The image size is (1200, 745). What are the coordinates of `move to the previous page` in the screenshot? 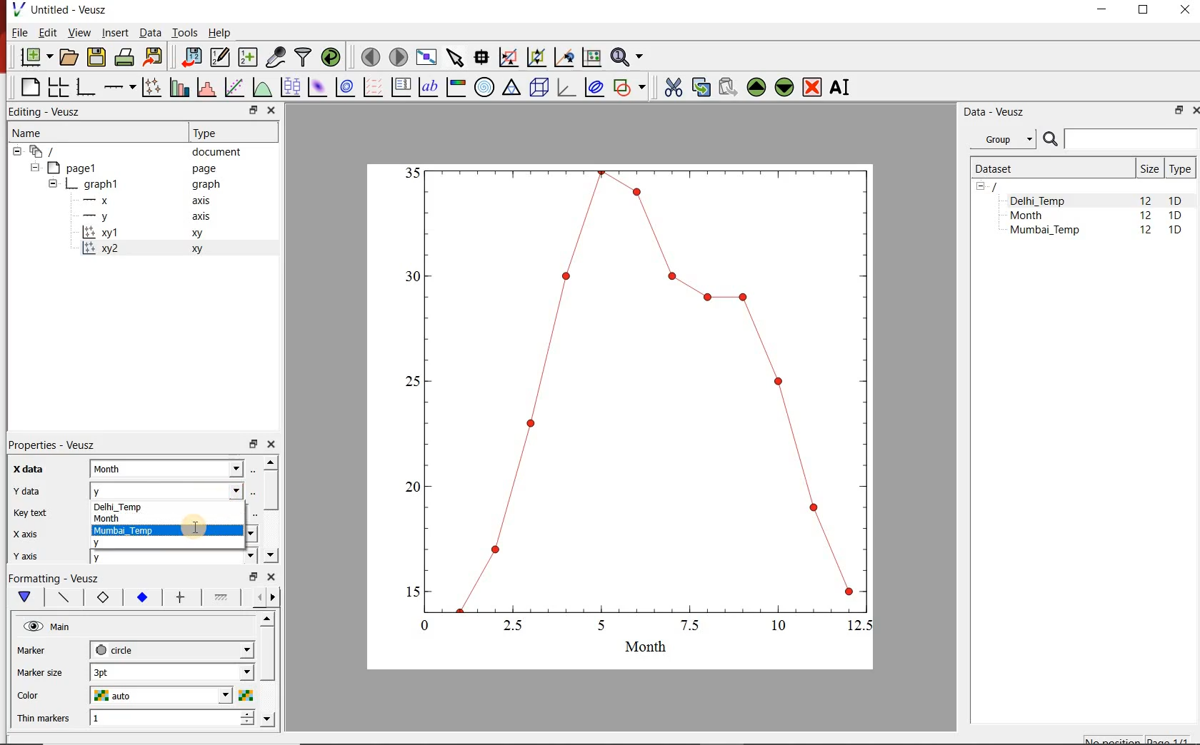 It's located at (370, 56).